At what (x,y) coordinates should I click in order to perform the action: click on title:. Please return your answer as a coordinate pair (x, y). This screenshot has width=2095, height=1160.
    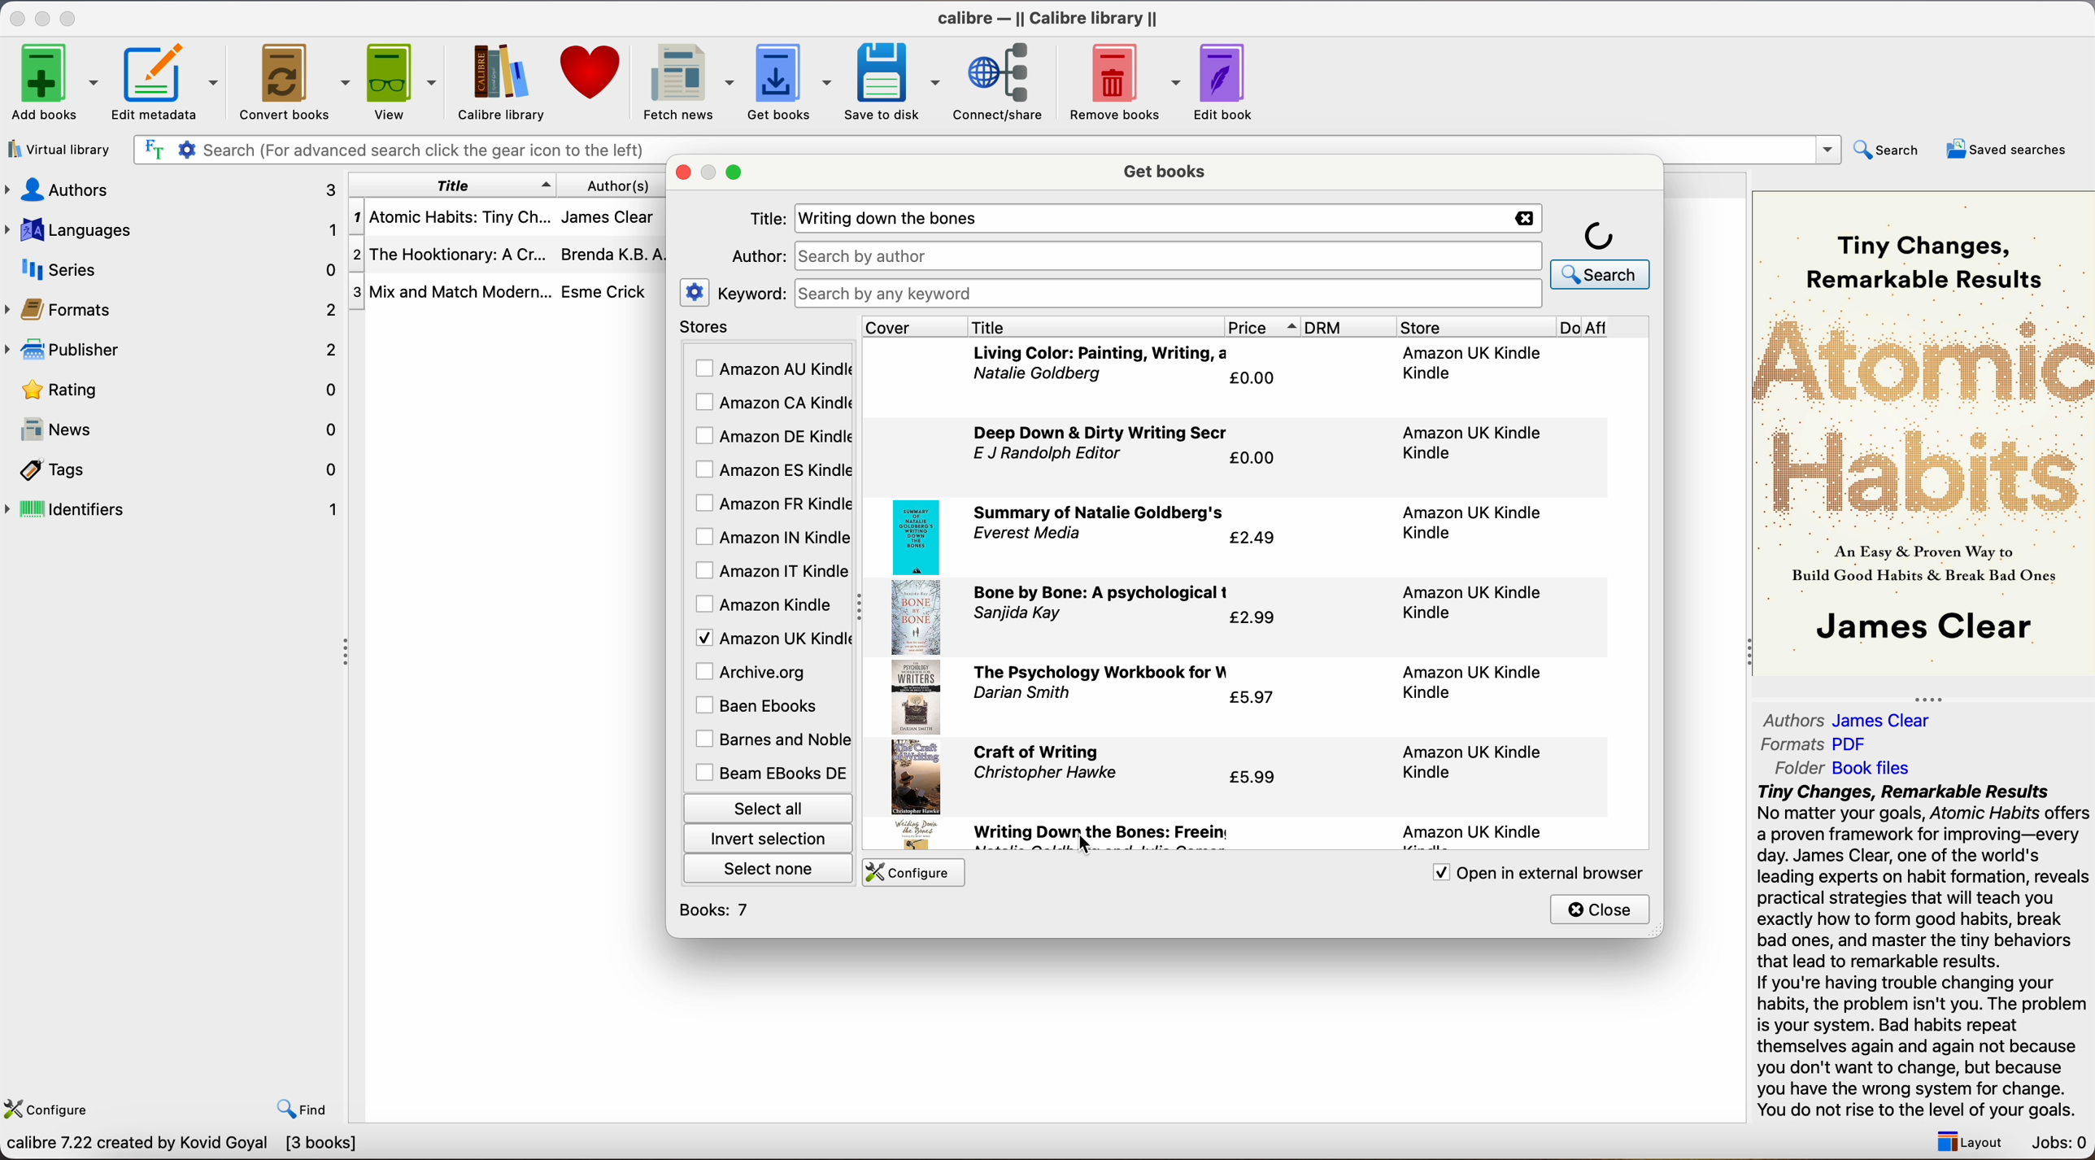
    Looking at the image, I should click on (767, 220).